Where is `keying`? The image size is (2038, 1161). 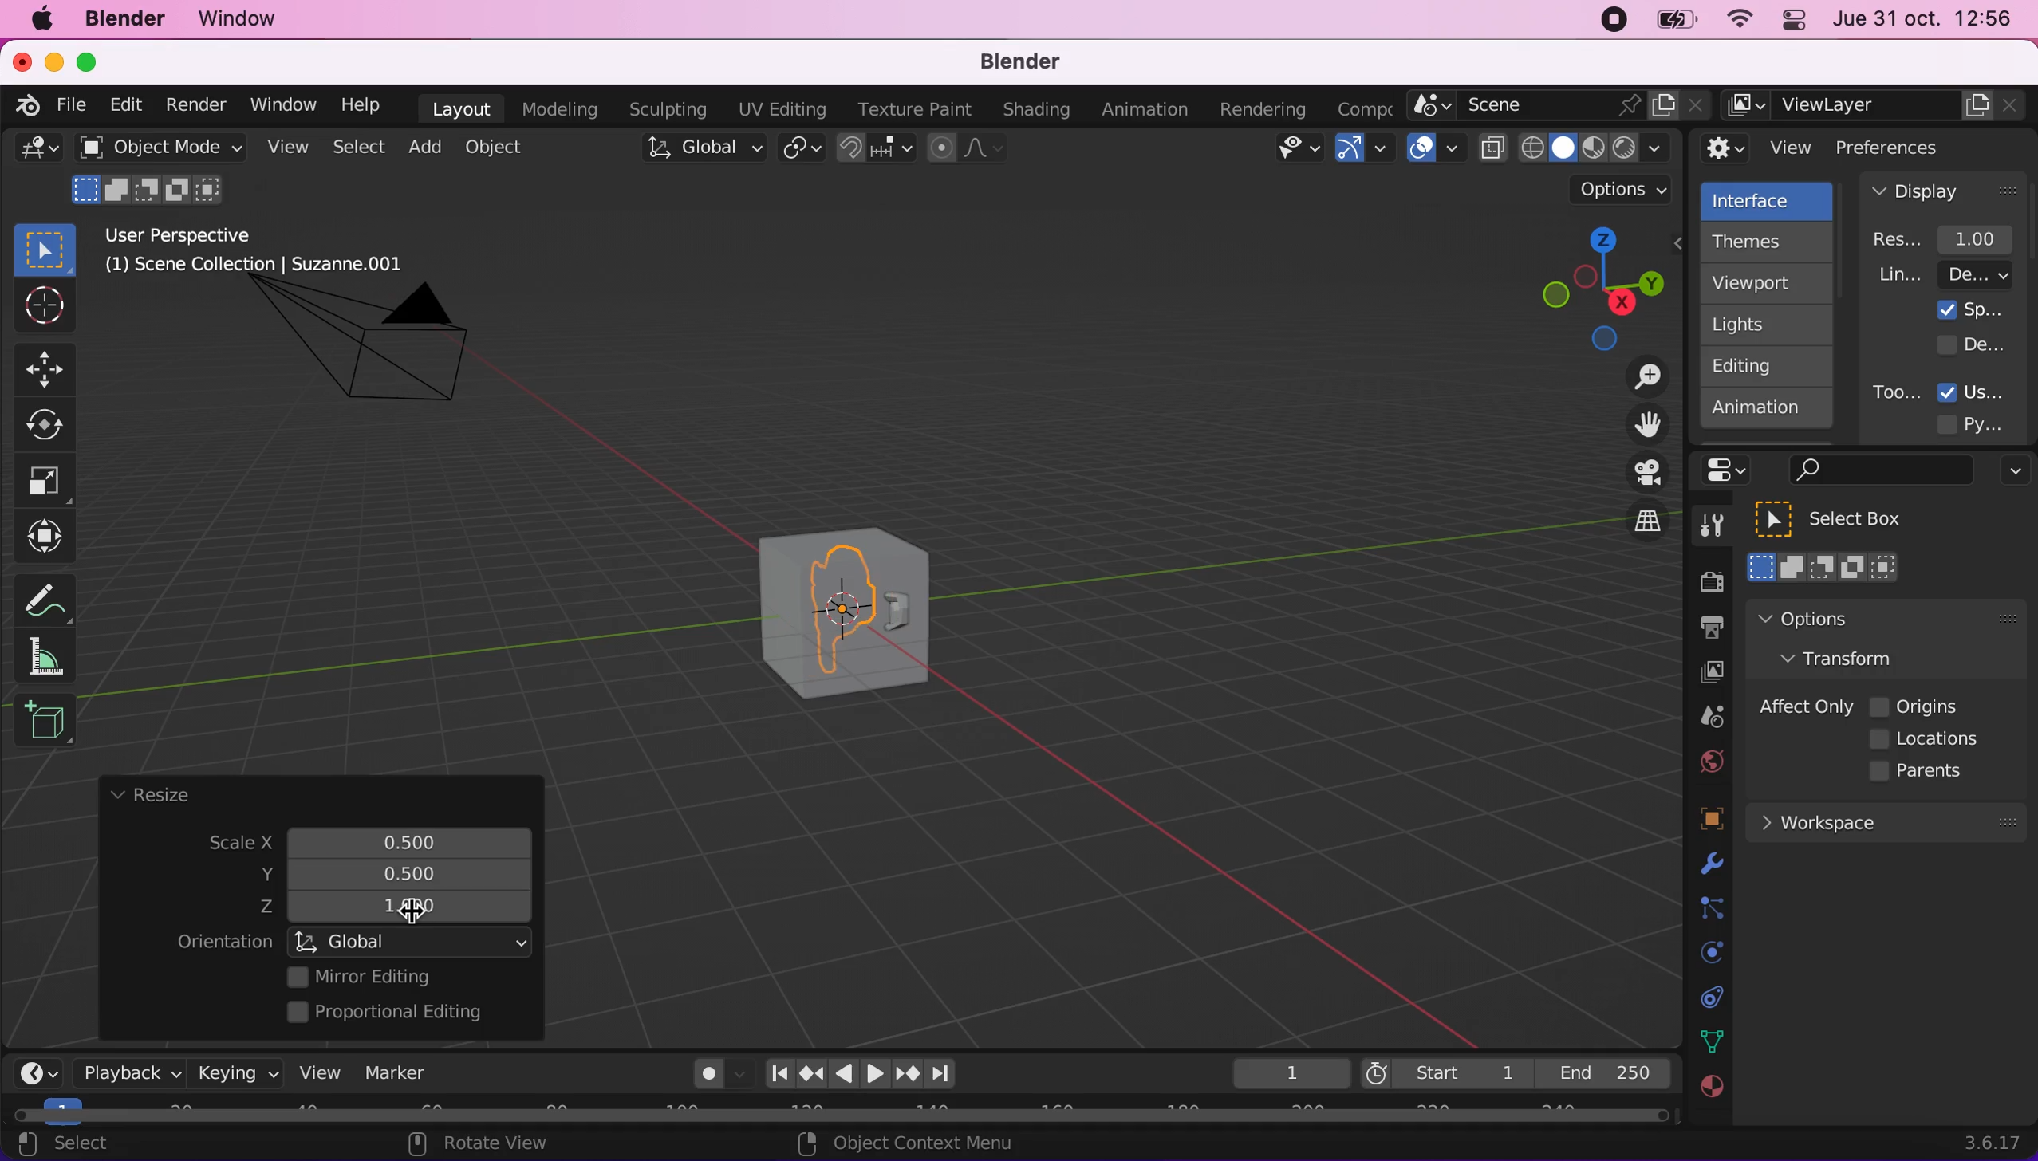
keying is located at coordinates (235, 1072).